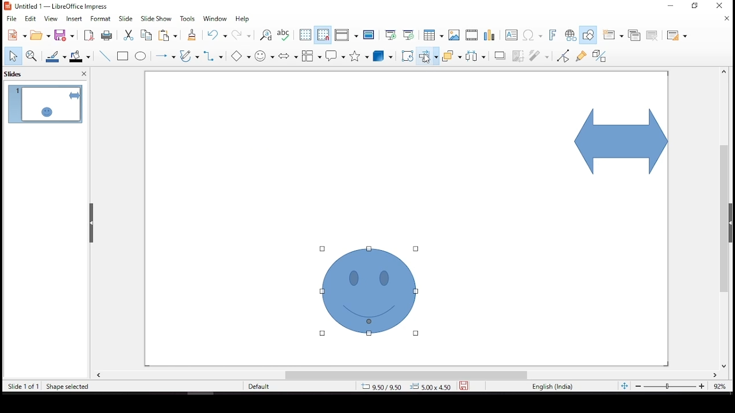 The image size is (735, 413). What do you see at coordinates (589, 34) in the screenshot?
I see `show draw functions` at bounding box center [589, 34].